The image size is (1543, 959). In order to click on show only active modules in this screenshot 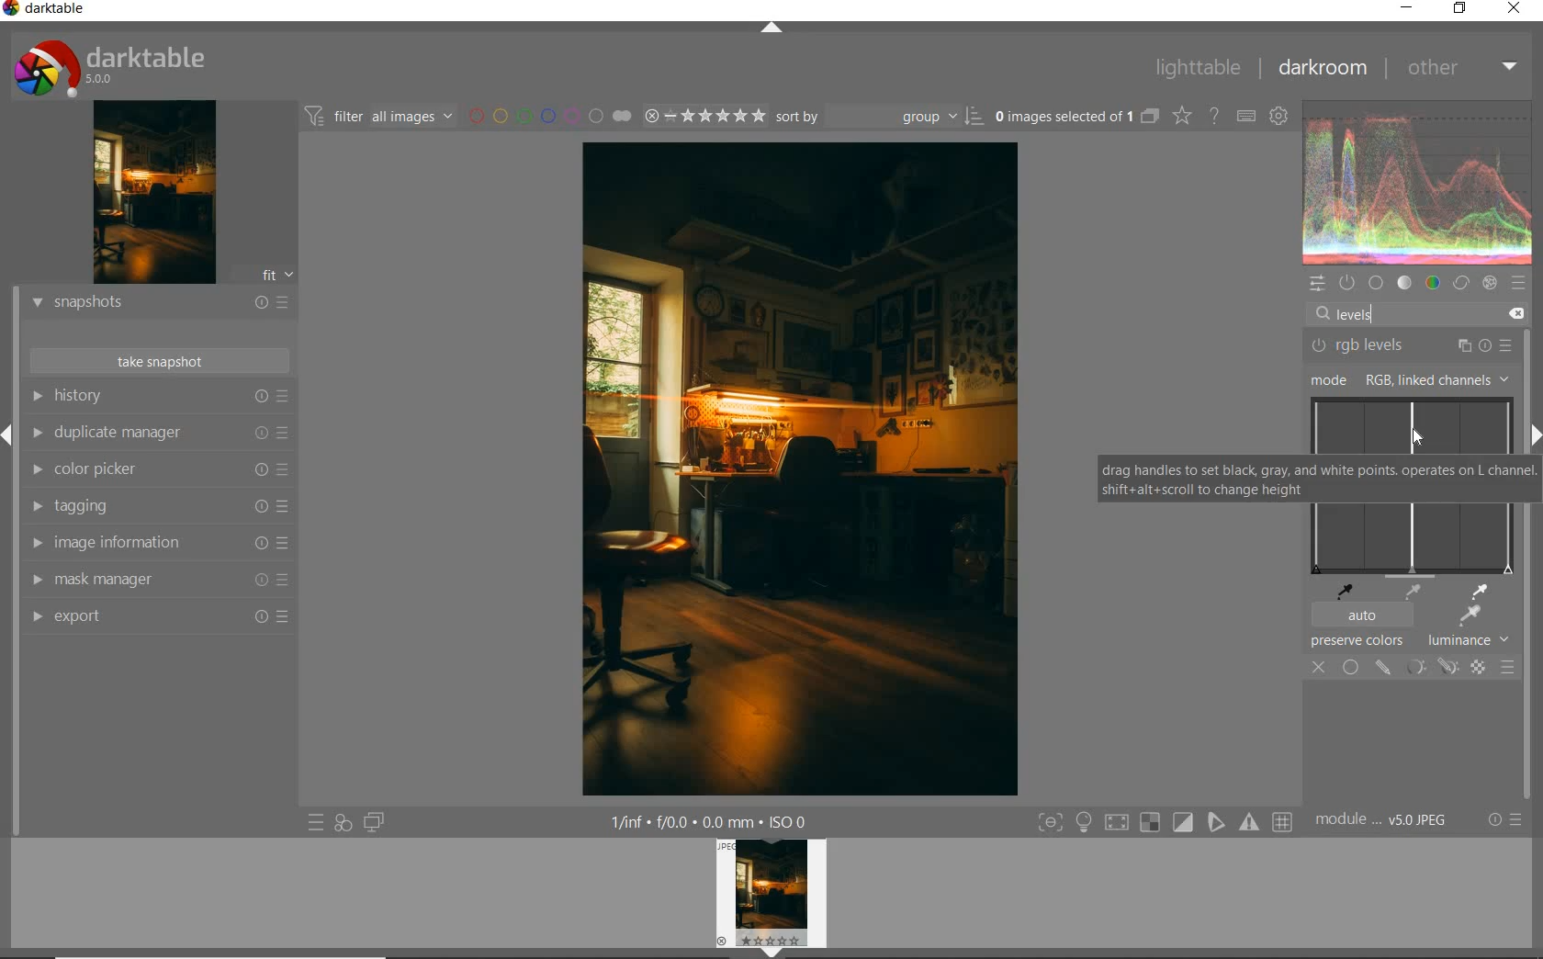, I will do `click(1346, 282)`.